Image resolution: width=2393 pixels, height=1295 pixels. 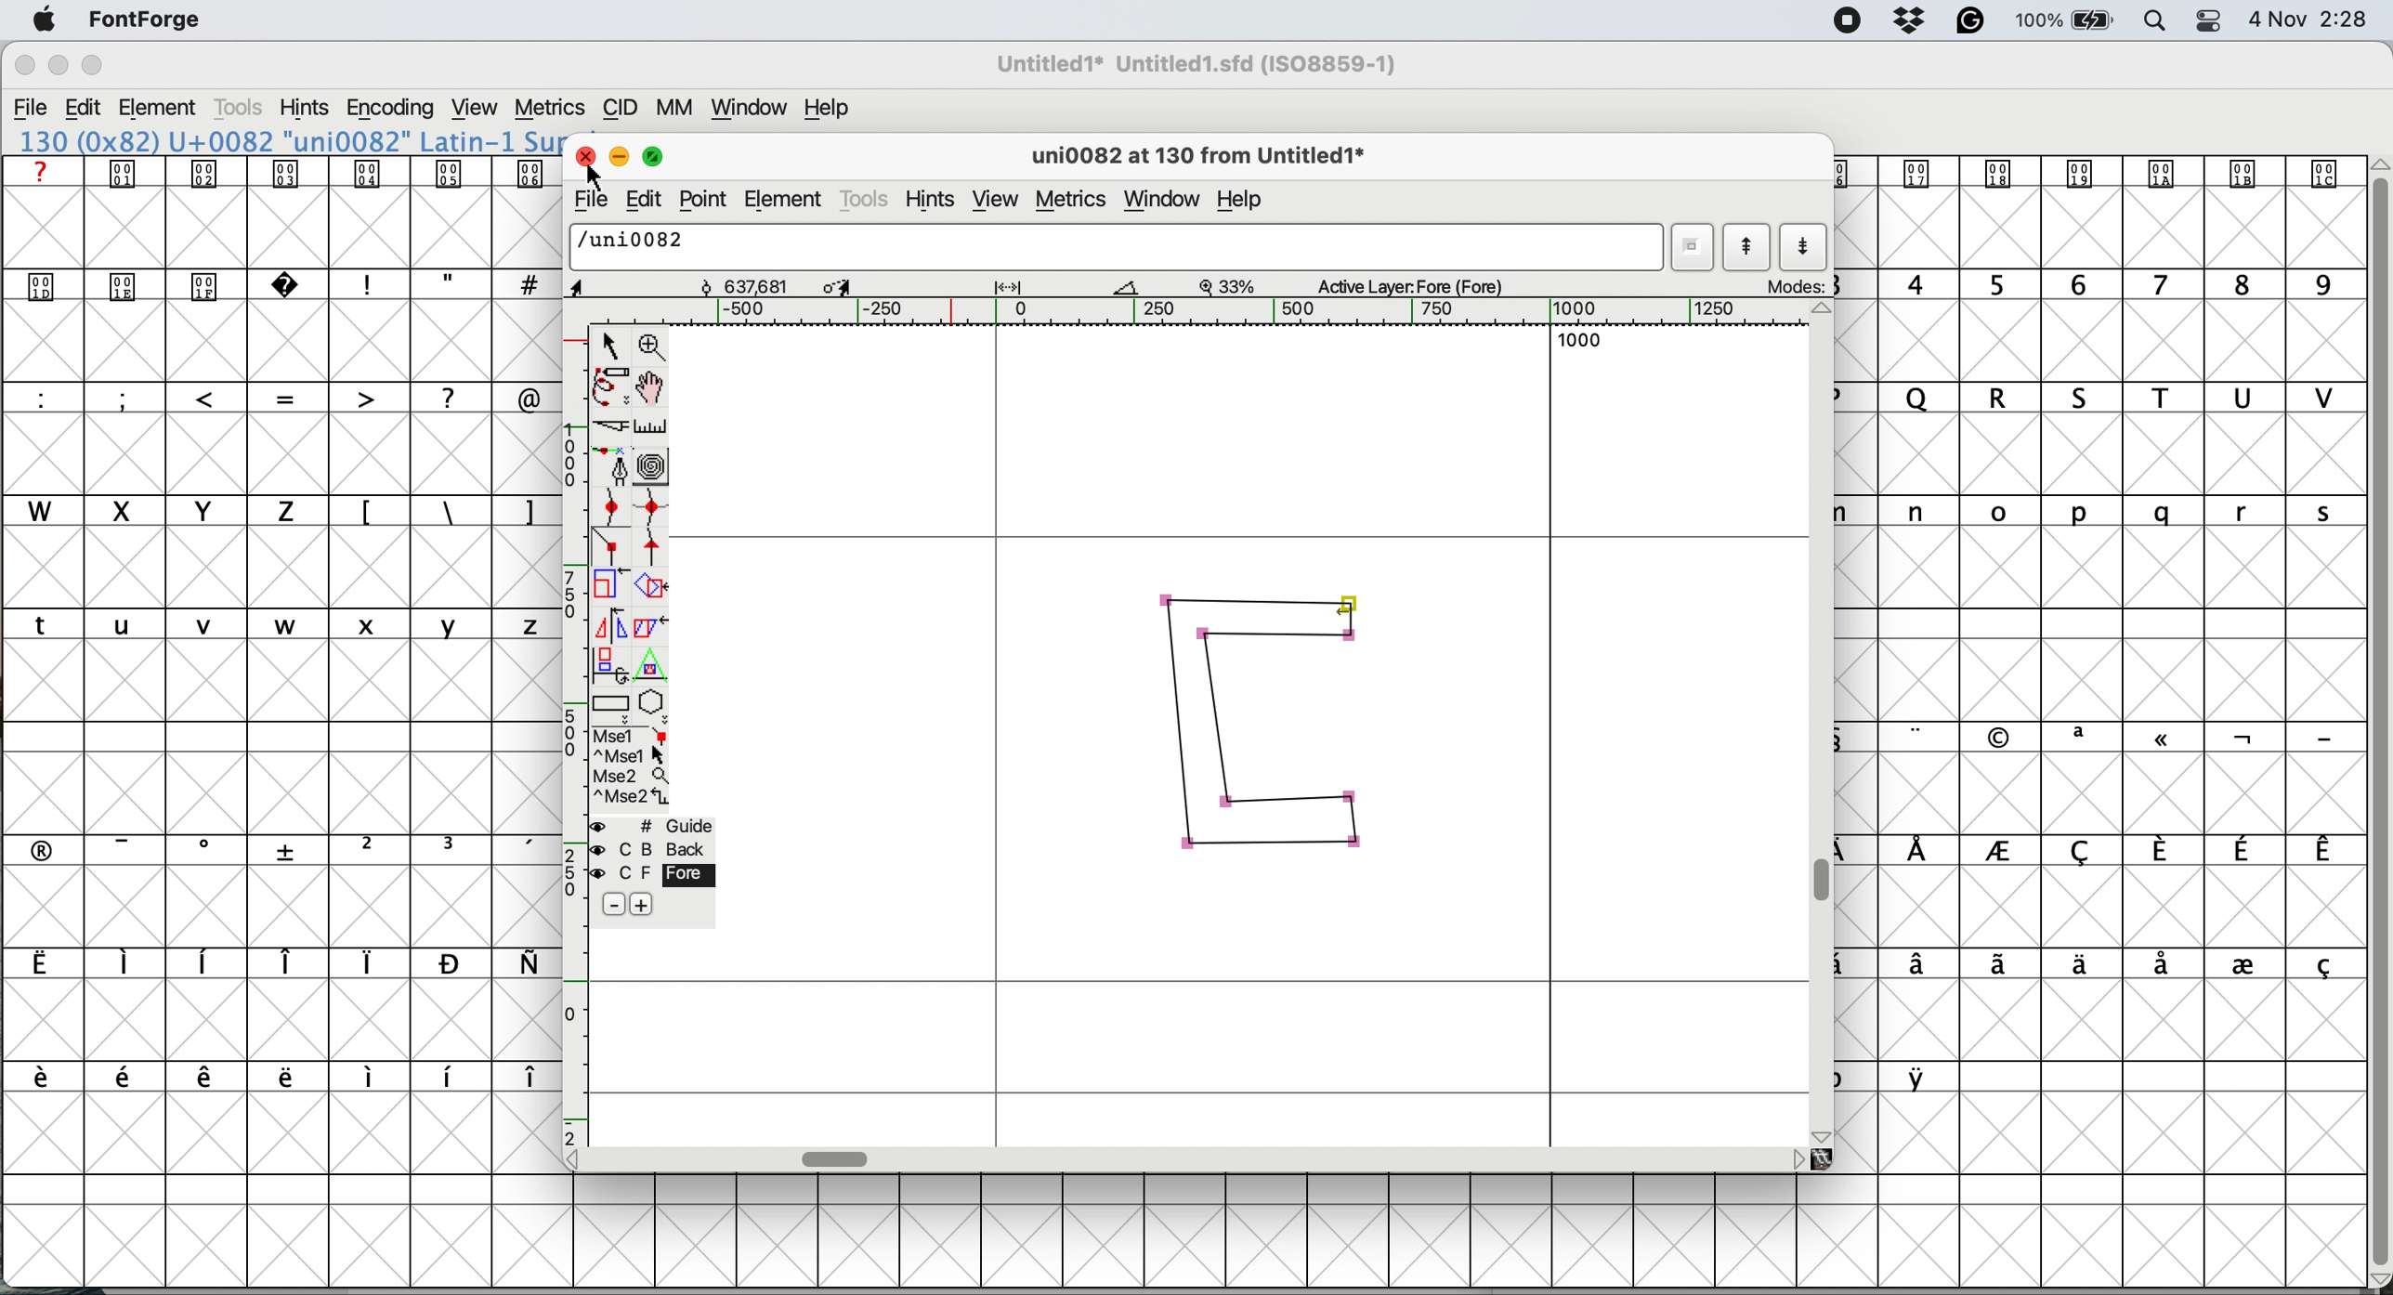 What do you see at coordinates (681, 108) in the screenshot?
I see `mm` at bounding box center [681, 108].